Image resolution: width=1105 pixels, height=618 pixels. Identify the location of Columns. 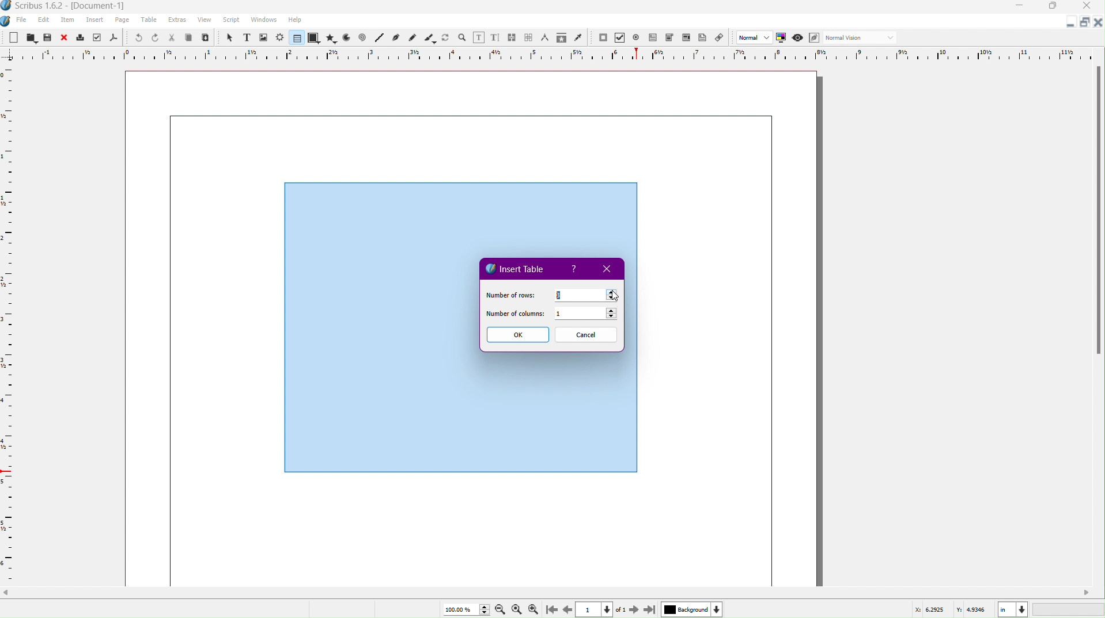
(589, 315).